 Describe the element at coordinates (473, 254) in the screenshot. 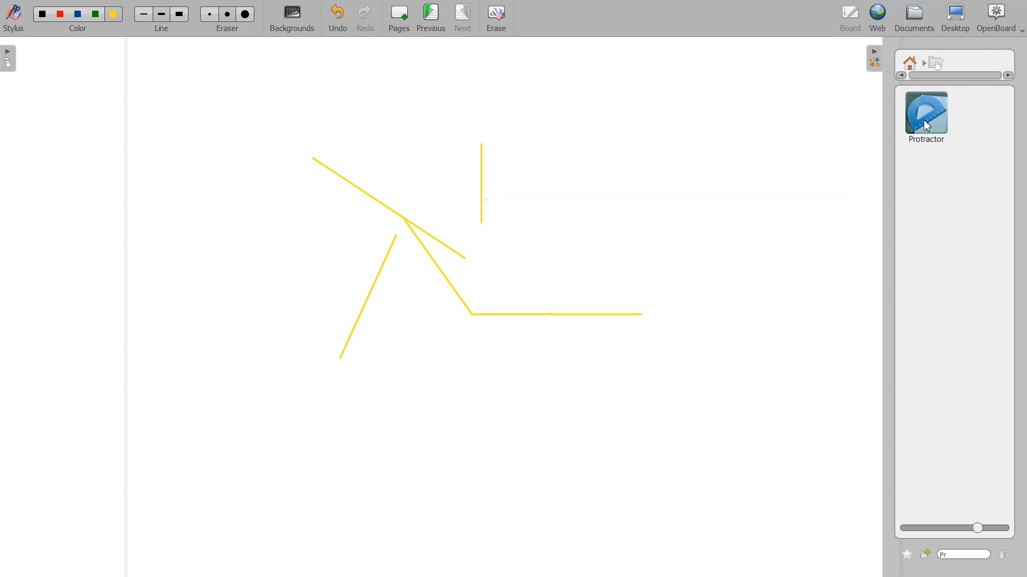

I see `Lines` at that location.